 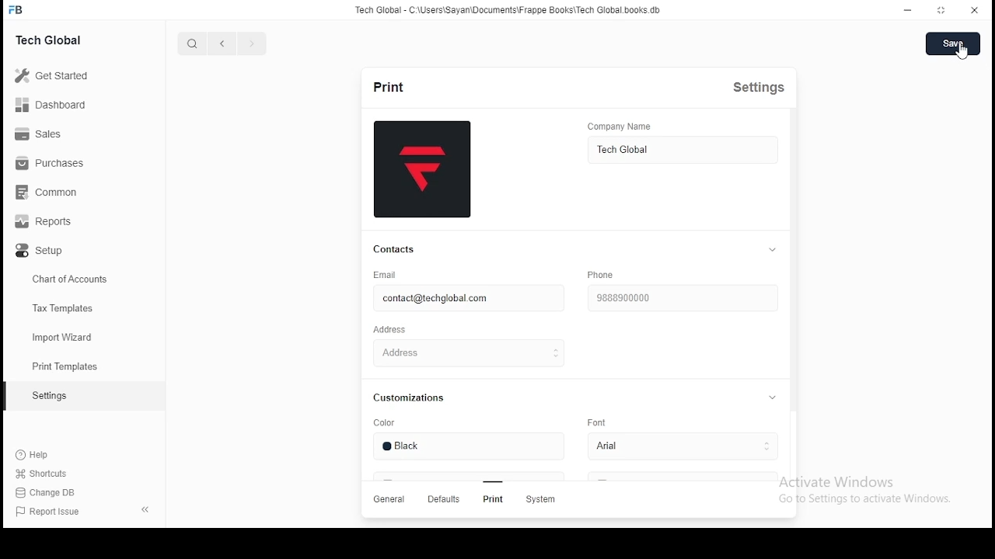 What do you see at coordinates (64, 336) in the screenshot?
I see `import wizard ` at bounding box center [64, 336].